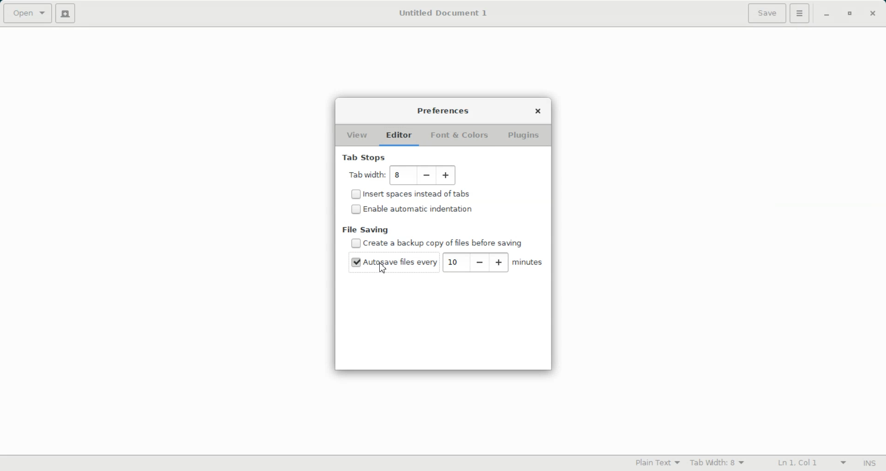 Image resolution: width=886 pixels, height=471 pixels. I want to click on Increase, so click(446, 176).